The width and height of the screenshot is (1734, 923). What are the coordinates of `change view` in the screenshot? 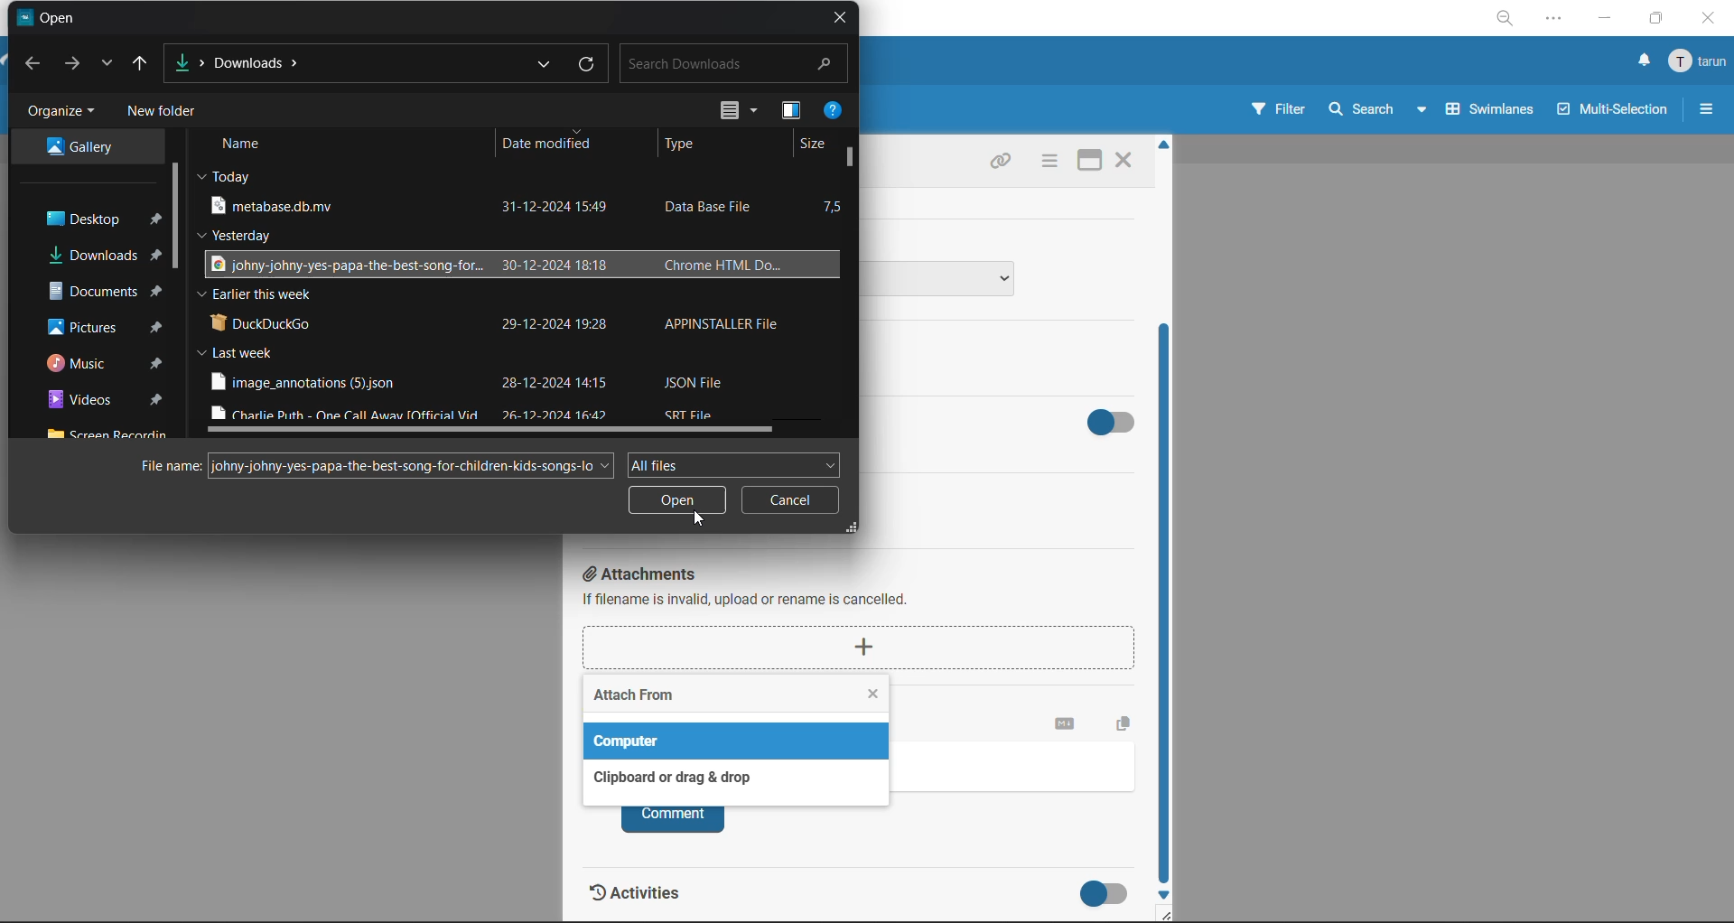 It's located at (735, 113).